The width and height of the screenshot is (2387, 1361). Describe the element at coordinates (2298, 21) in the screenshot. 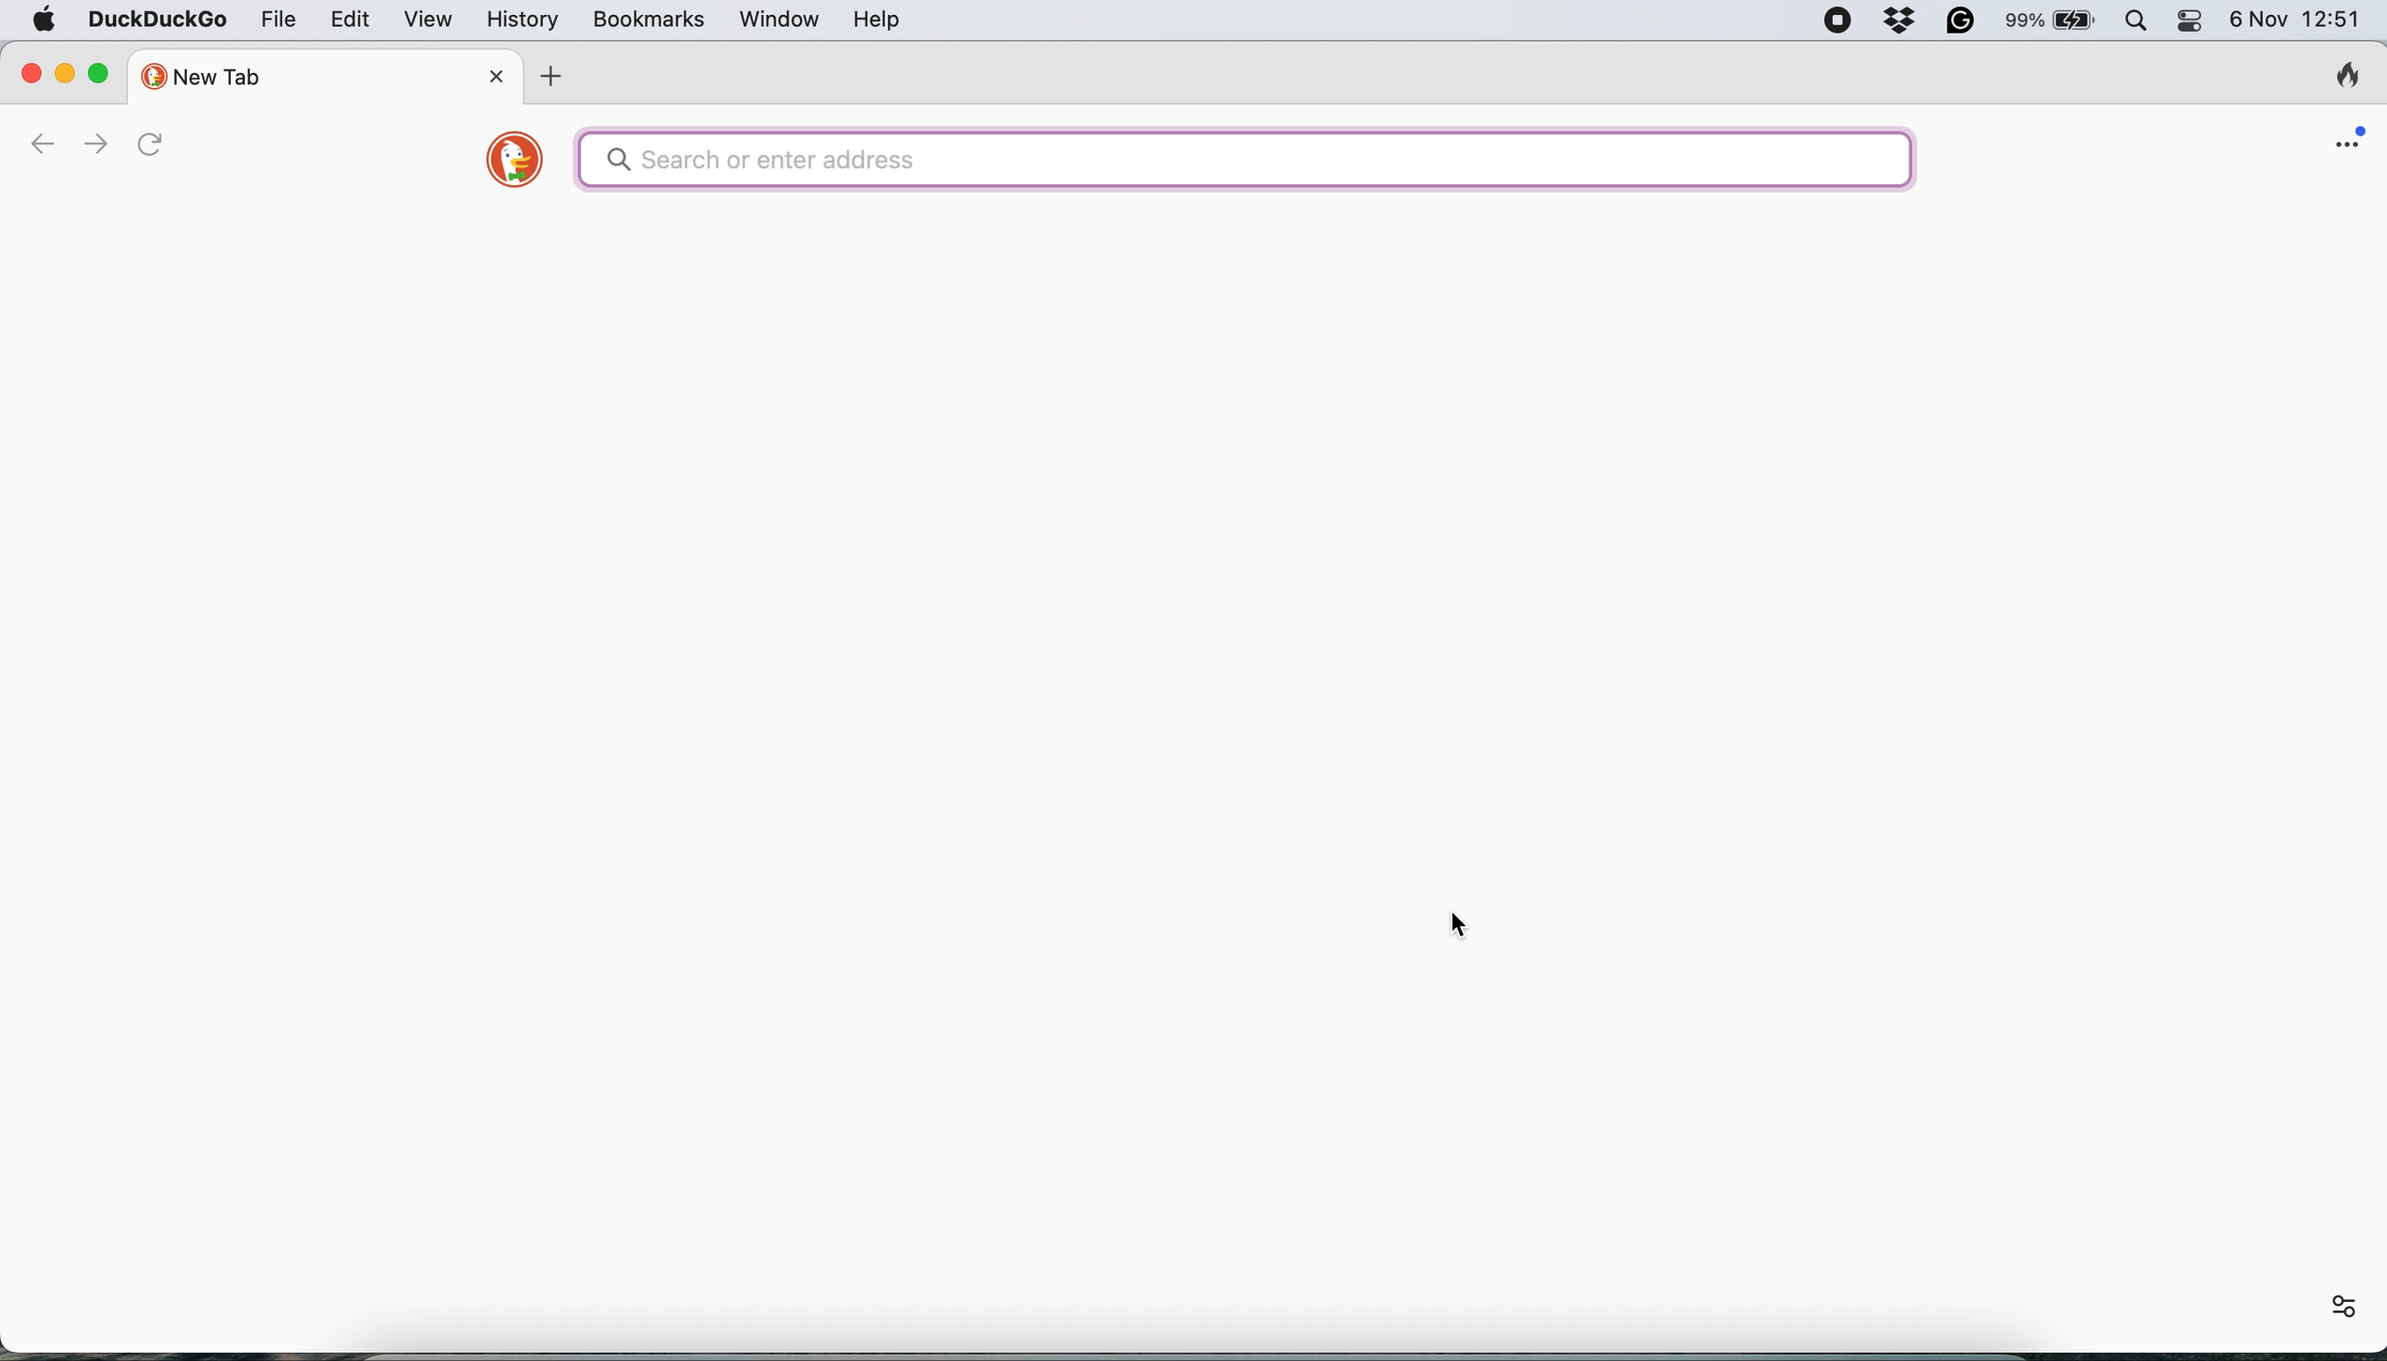

I see `6 Nov 12:51` at that location.